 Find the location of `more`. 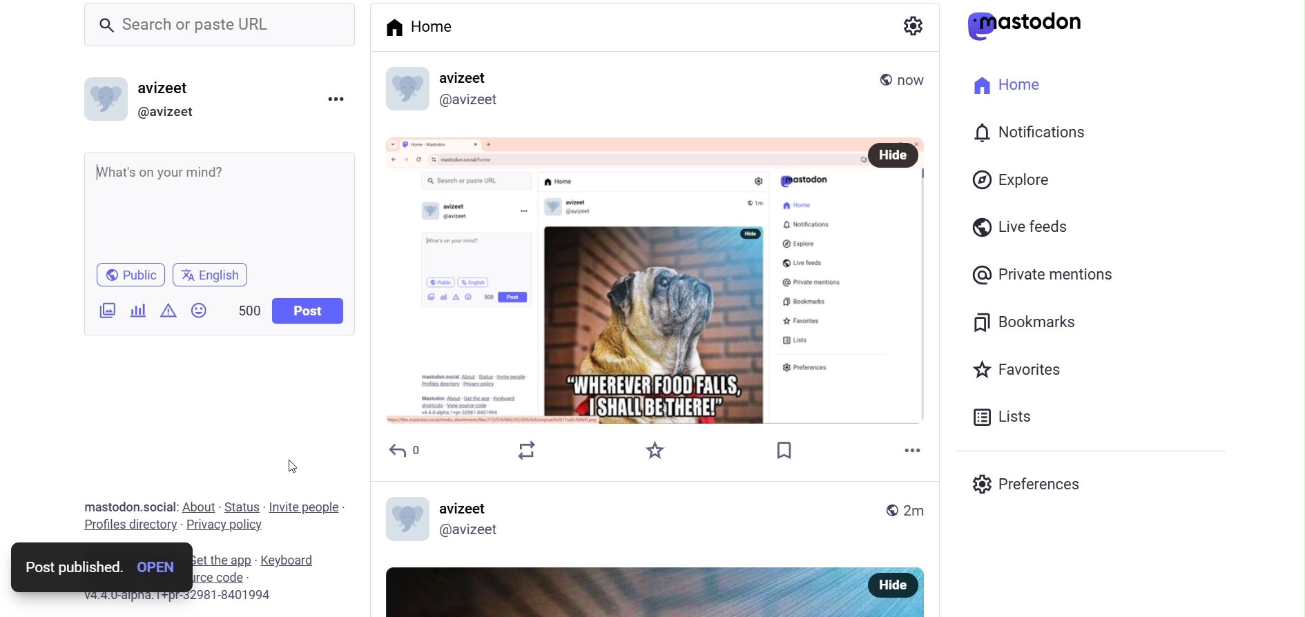

more is located at coordinates (336, 98).